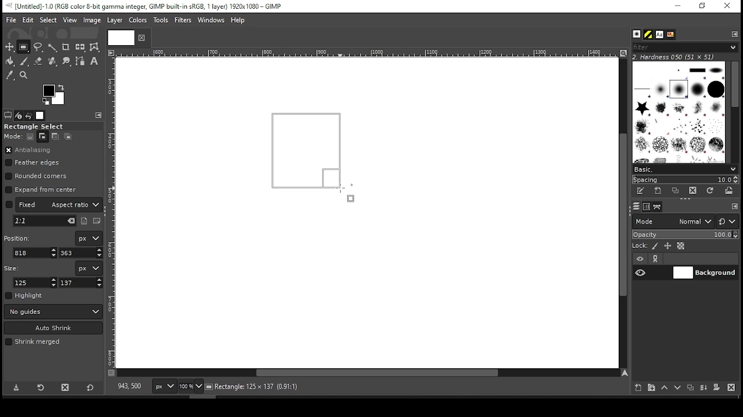 The width and height of the screenshot is (743, 417). What do you see at coordinates (641, 272) in the screenshot?
I see `layer visibility on/off` at bounding box center [641, 272].